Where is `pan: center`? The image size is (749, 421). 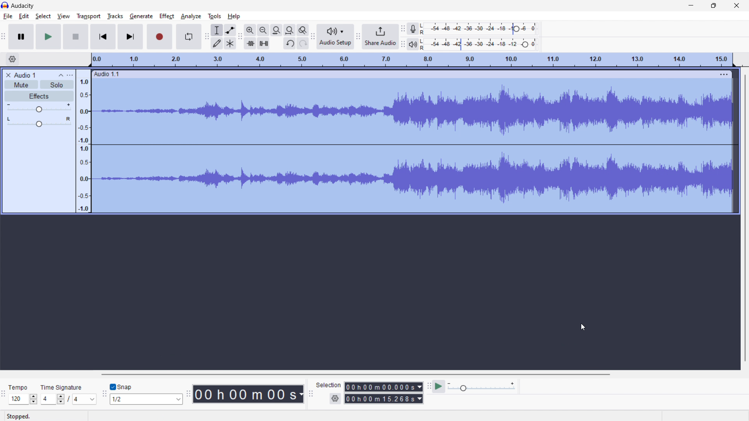 pan: center is located at coordinates (39, 122).